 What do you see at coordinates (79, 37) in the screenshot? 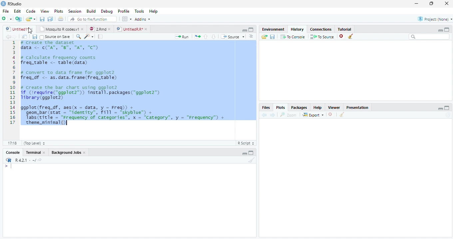
I see `Zoom` at bounding box center [79, 37].